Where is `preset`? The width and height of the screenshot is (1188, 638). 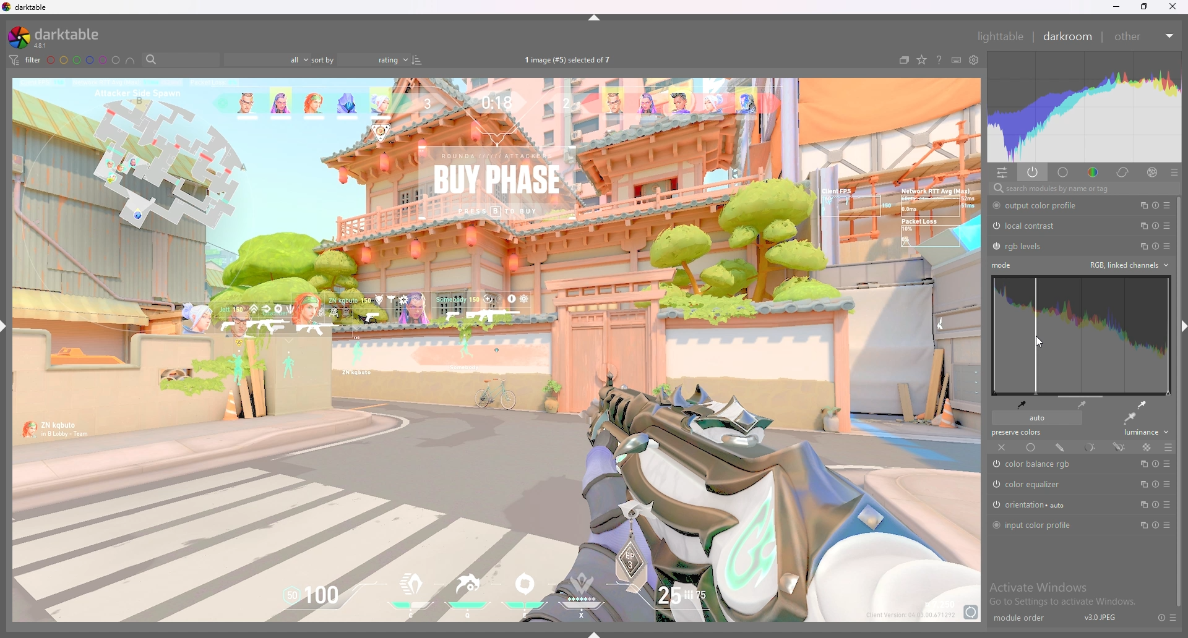
preset is located at coordinates (1168, 504).